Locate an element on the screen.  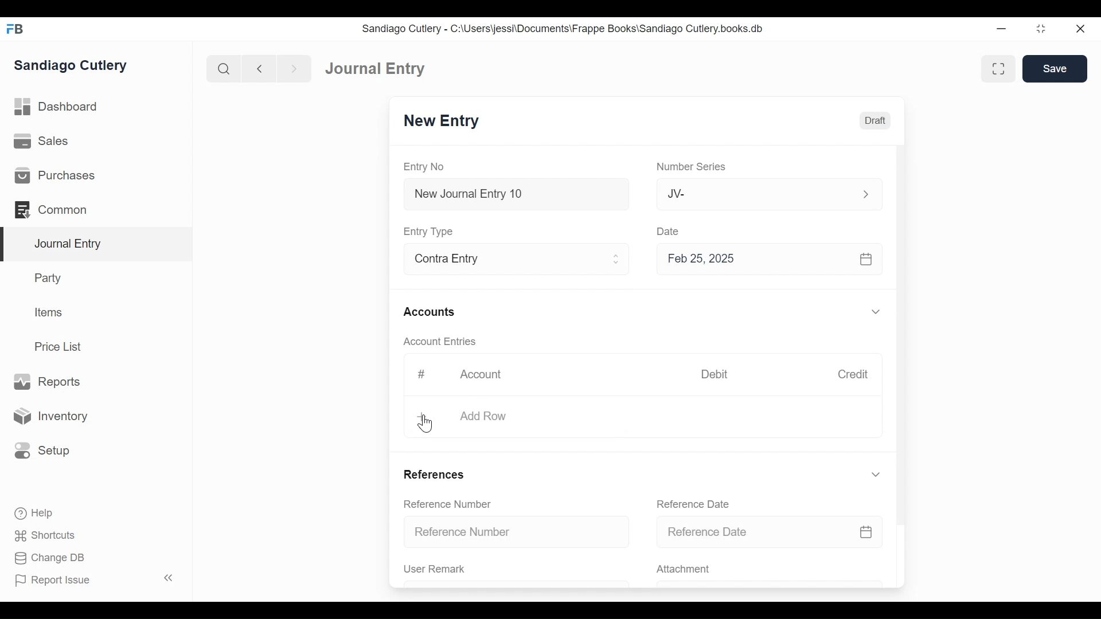
Draft is located at coordinates (876, 121).